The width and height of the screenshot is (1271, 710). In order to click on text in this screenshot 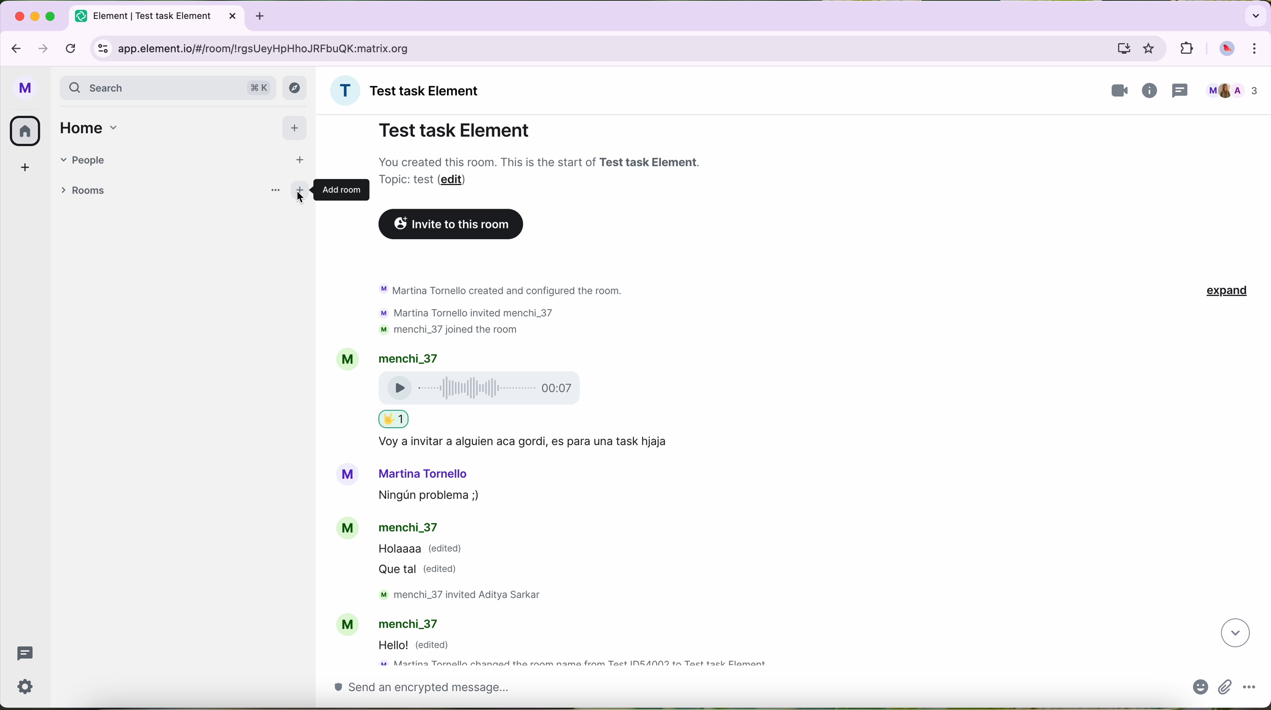, I will do `click(534, 443)`.